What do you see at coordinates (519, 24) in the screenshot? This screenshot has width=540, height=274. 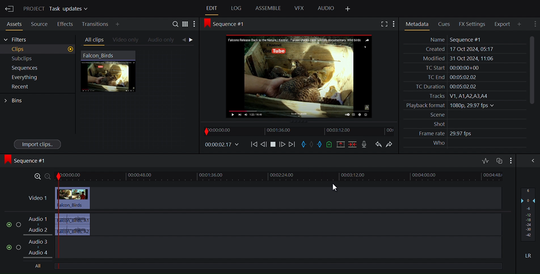 I see `Add Panel` at bounding box center [519, 24].